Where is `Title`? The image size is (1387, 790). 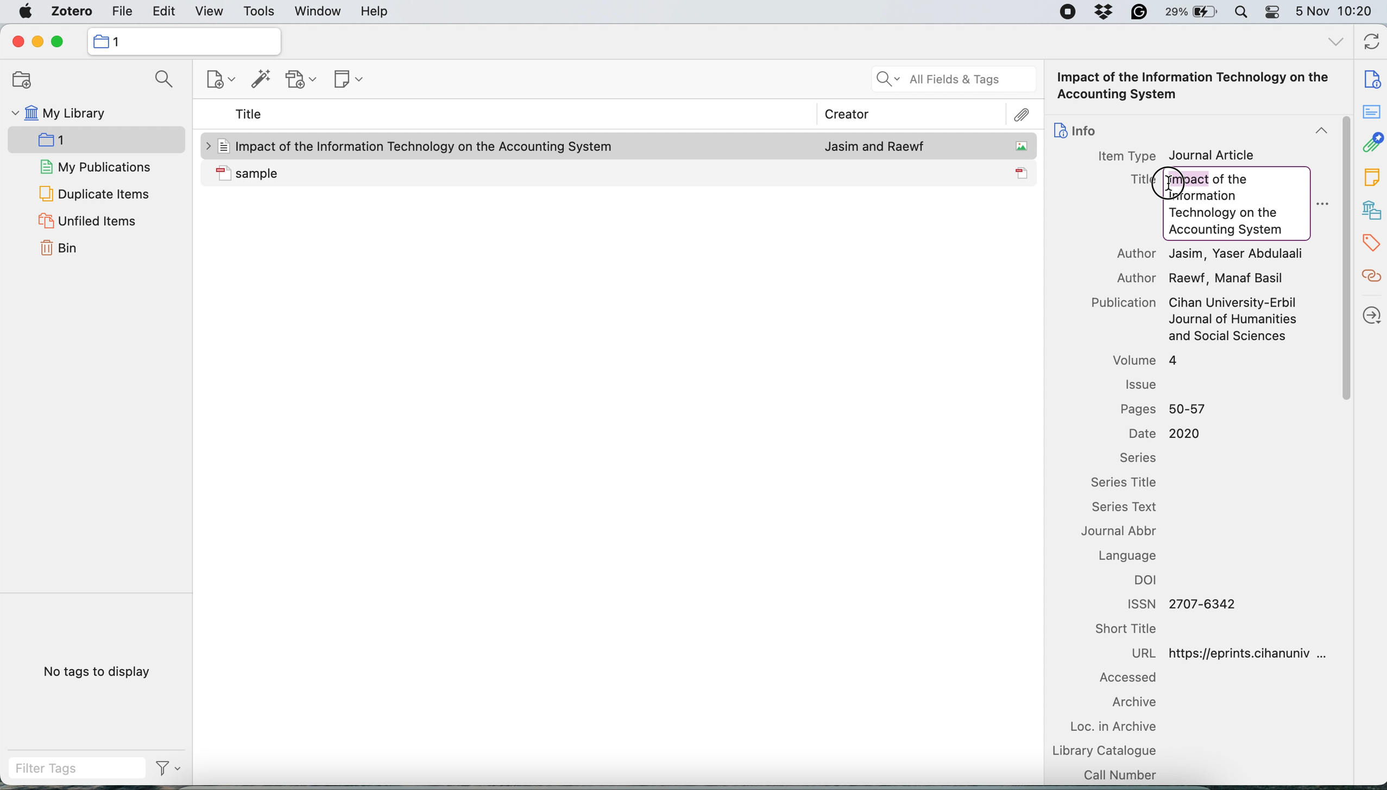
Title is located at coordinates (1144, 180).